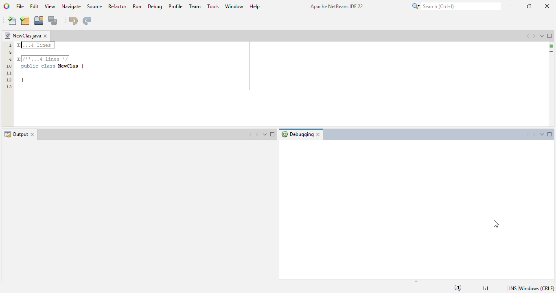 This screenshot has width=556, height=293. What do you see at coordinates (511, 6) in the screenshot?
I see `minimize` at bounding box center [511, 6].